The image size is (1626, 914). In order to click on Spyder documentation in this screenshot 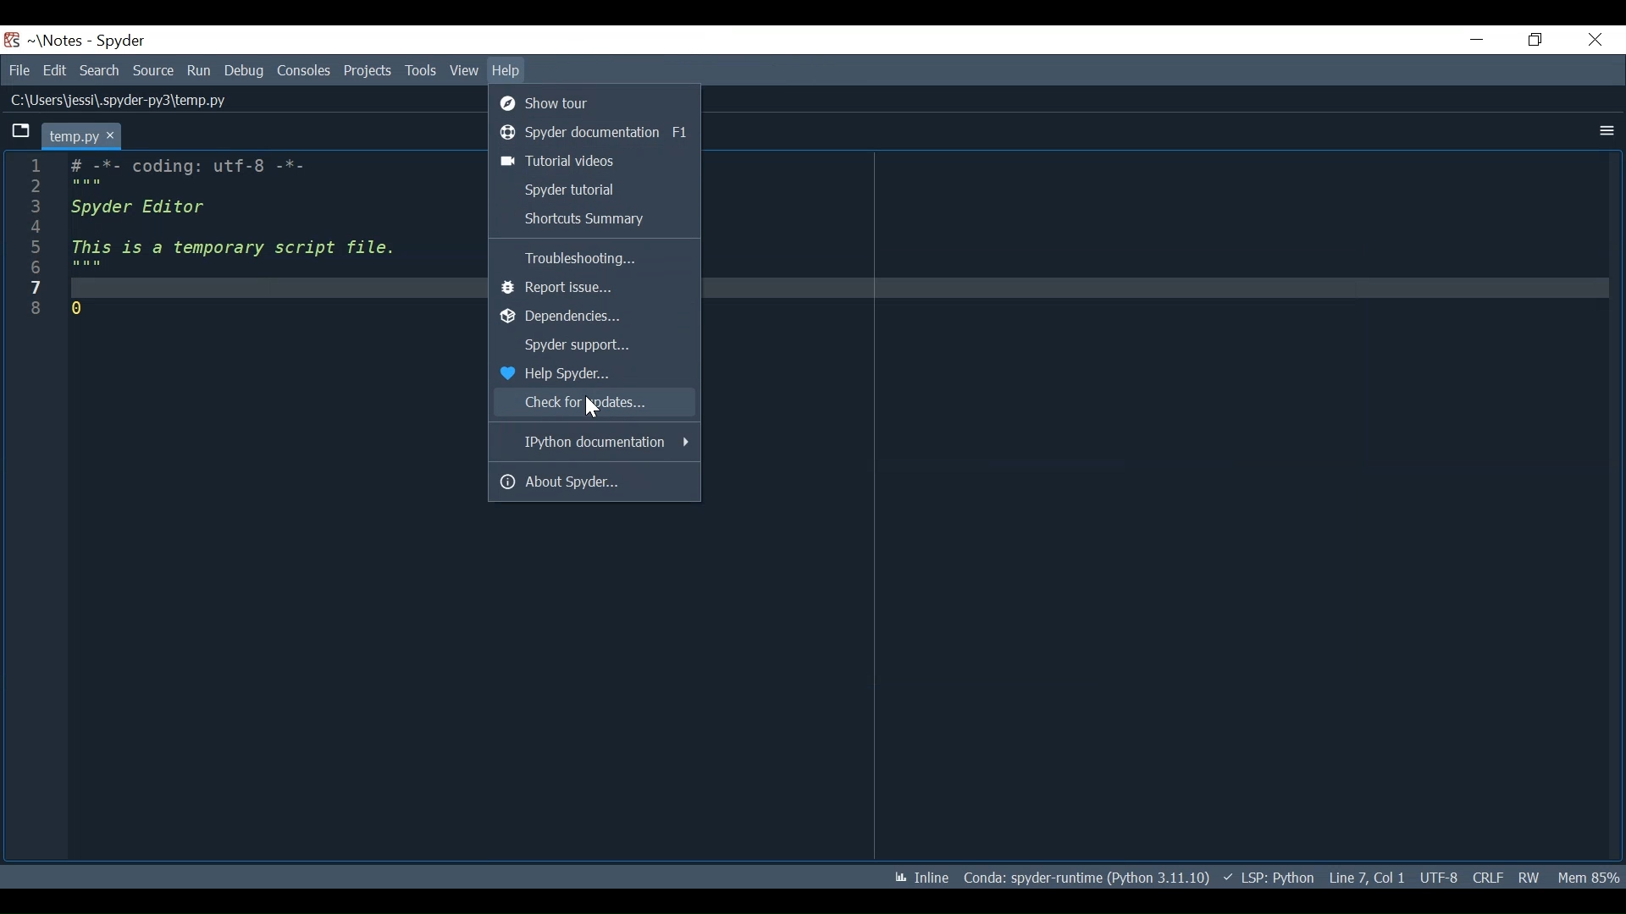, I will do `click(593, 132)`.